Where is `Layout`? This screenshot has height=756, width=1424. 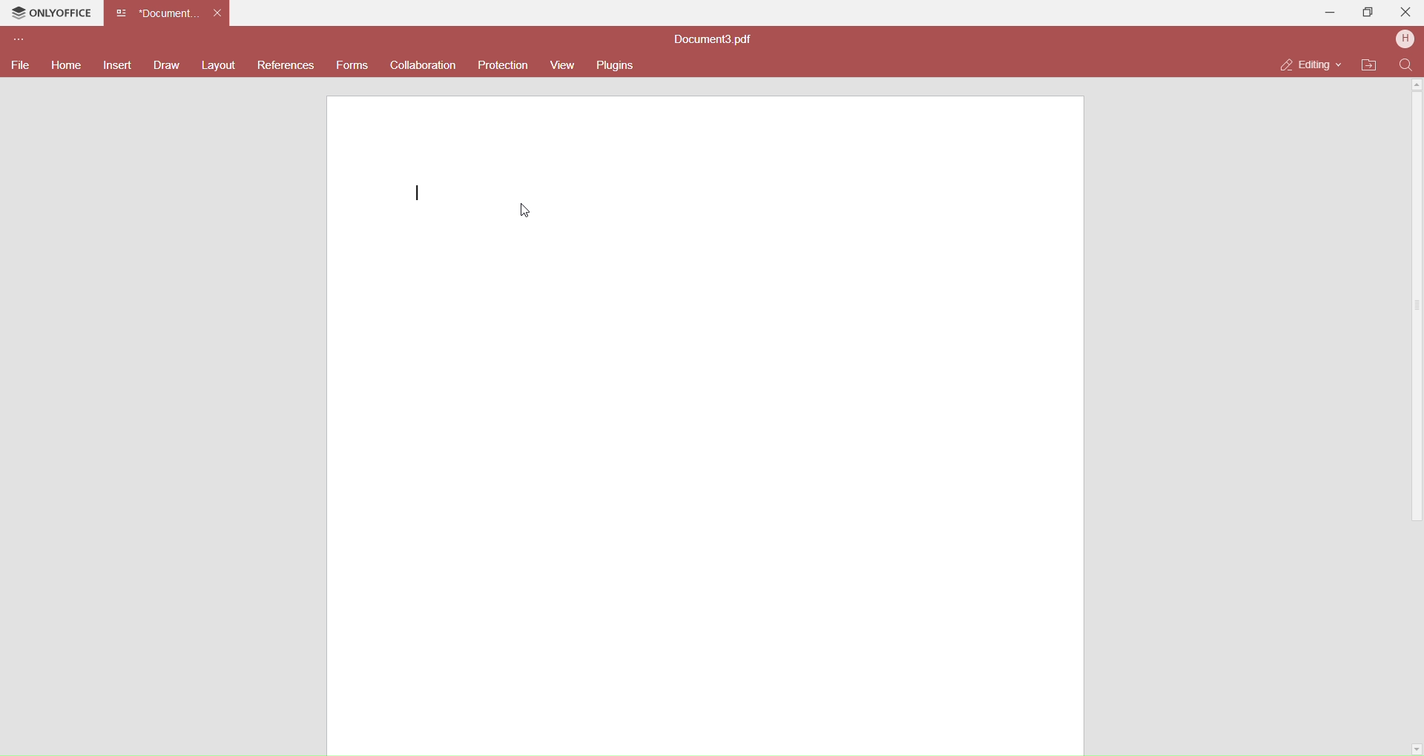 Layout is located at coordinates (219, 65).